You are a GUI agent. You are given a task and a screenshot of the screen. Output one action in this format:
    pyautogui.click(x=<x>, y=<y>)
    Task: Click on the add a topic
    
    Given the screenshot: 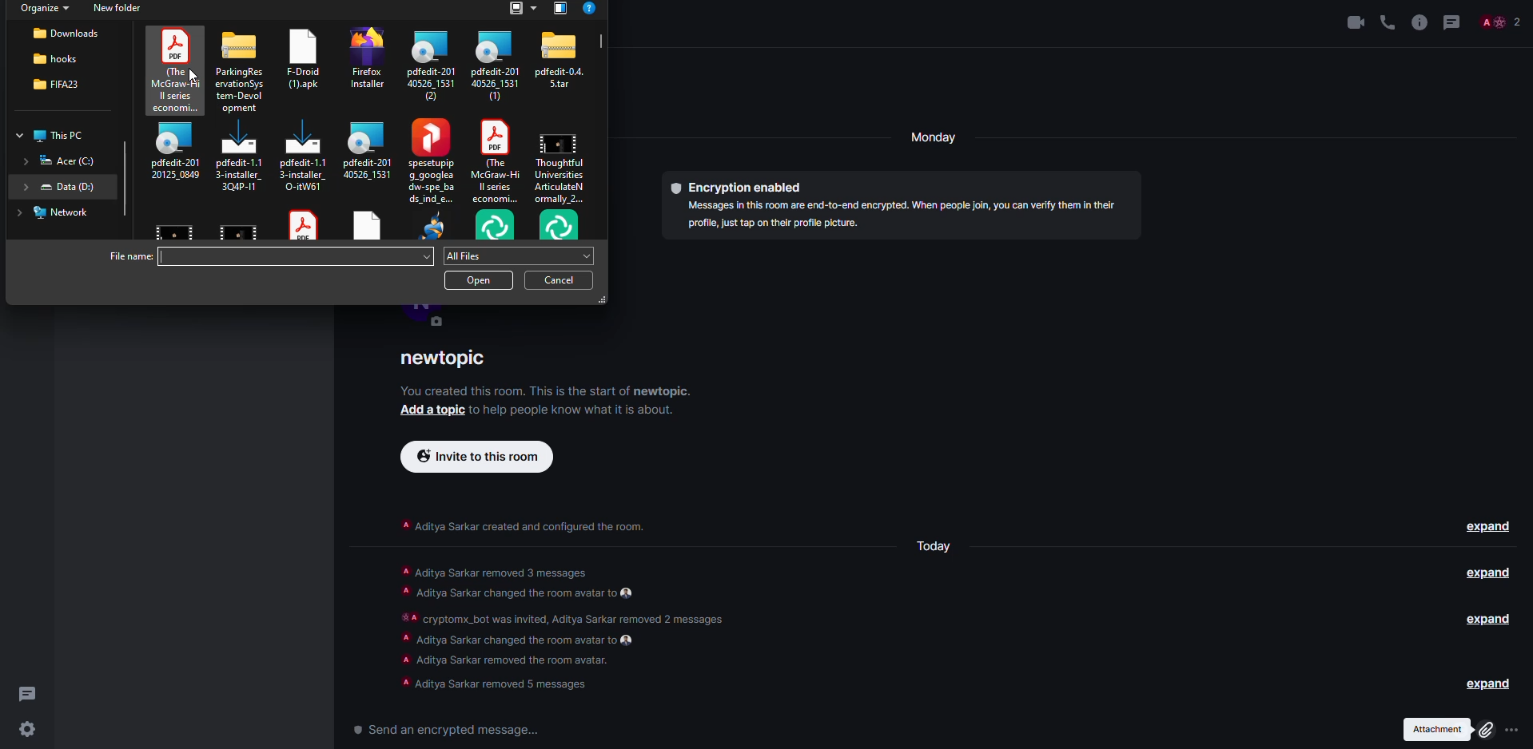 What is the action you would take?
    pyautogui.click(x=429, y=410)
    